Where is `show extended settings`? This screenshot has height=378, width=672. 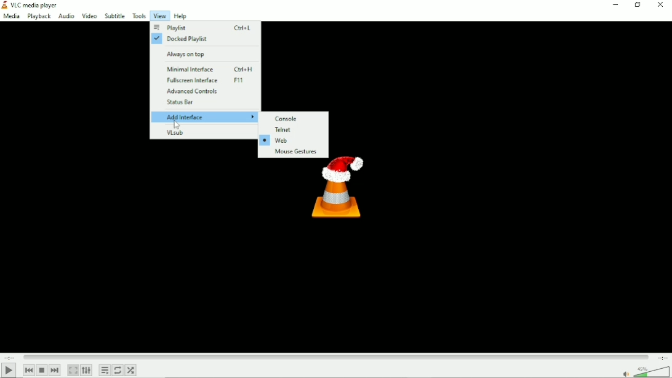
show extended settings is located at coordinates (87, 371).